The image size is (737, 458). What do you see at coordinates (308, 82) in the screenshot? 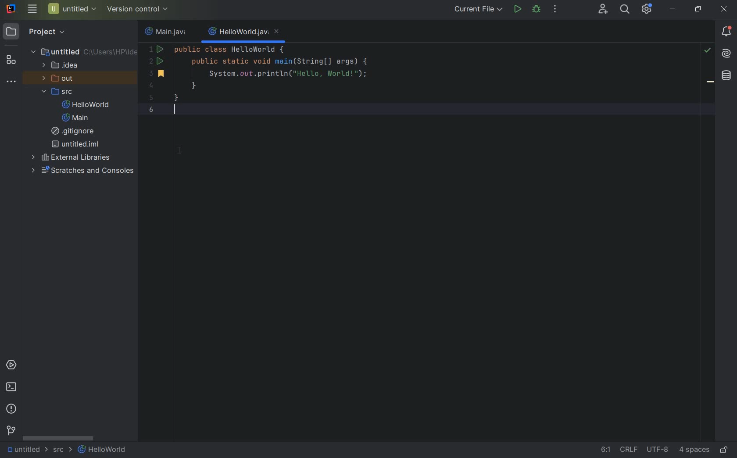
I see `codes` at bounding box center [308, 82].